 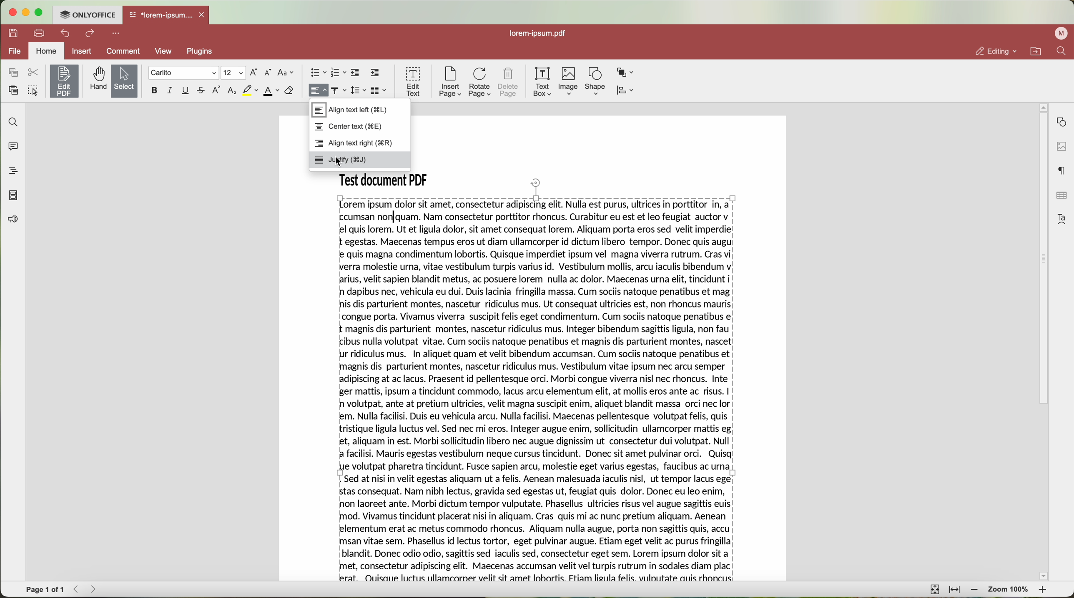 I want to click on file, so click(x=13, y=50).